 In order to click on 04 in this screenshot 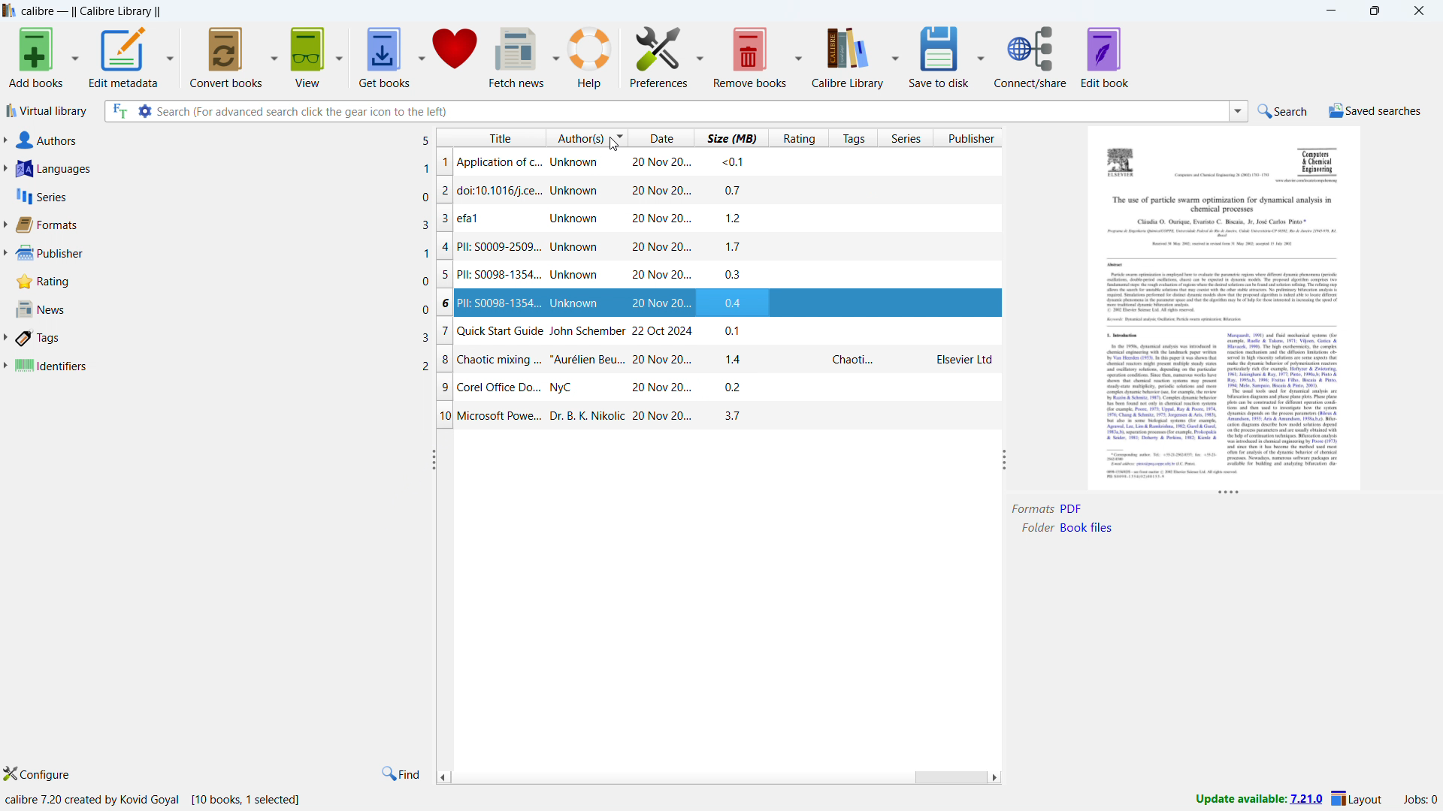, I will do `click(738, 303)`.